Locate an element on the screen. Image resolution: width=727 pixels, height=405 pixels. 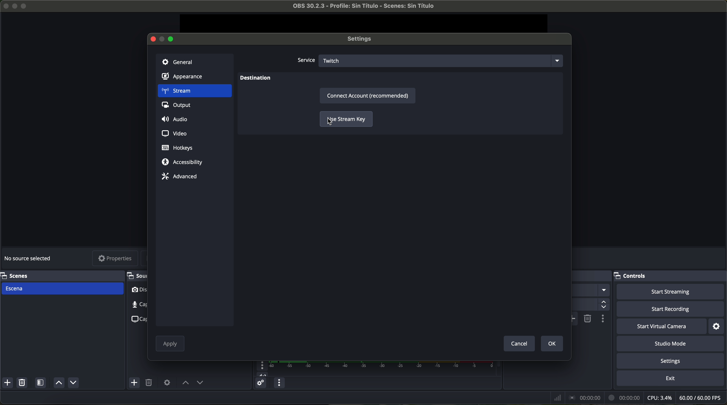
Twitch is located at coordinates (443, 60).